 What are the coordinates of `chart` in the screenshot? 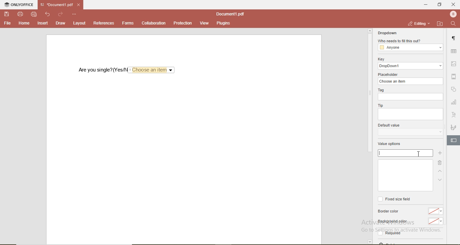 It's located at (454, 102).